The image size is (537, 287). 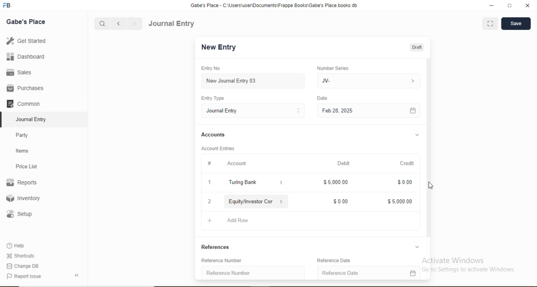 I want to click on Calendar, so click(x=413, y=111).